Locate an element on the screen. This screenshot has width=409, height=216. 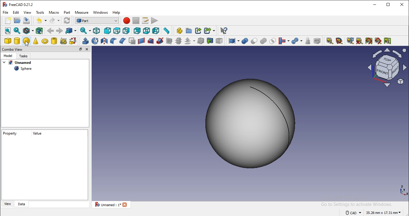
cursor is located at coordinates (27, 44).